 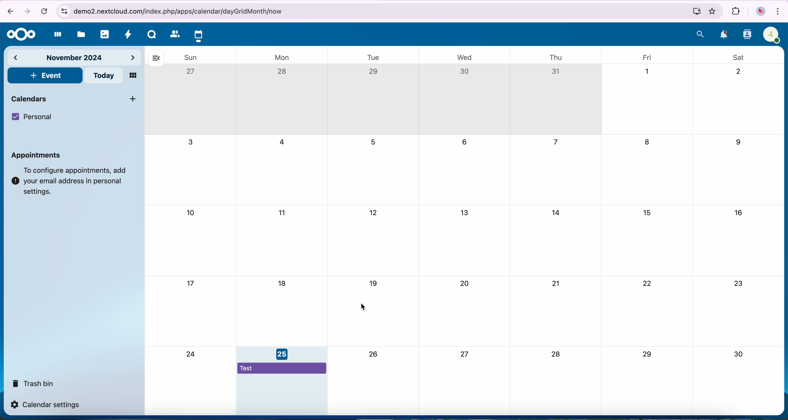 What do you see at coordinates (779, 11) in the screenshot?
I see `customize and control Google Chrome` at bounding box center [779, 11].